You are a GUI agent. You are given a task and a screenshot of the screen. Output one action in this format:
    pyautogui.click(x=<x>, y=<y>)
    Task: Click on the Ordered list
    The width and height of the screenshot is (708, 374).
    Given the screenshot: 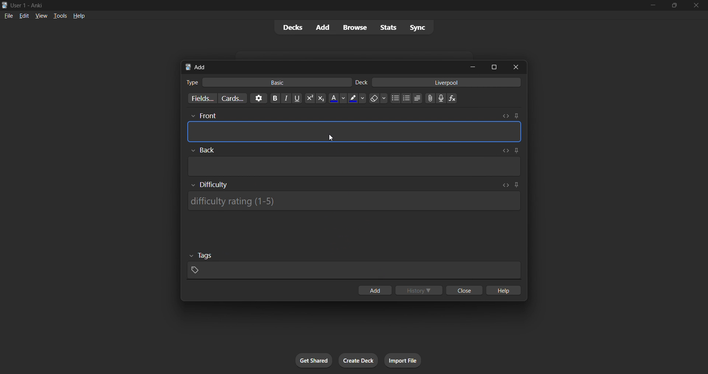 What is the action you would take?
    pyautogui.click(x=406, y=98)
    